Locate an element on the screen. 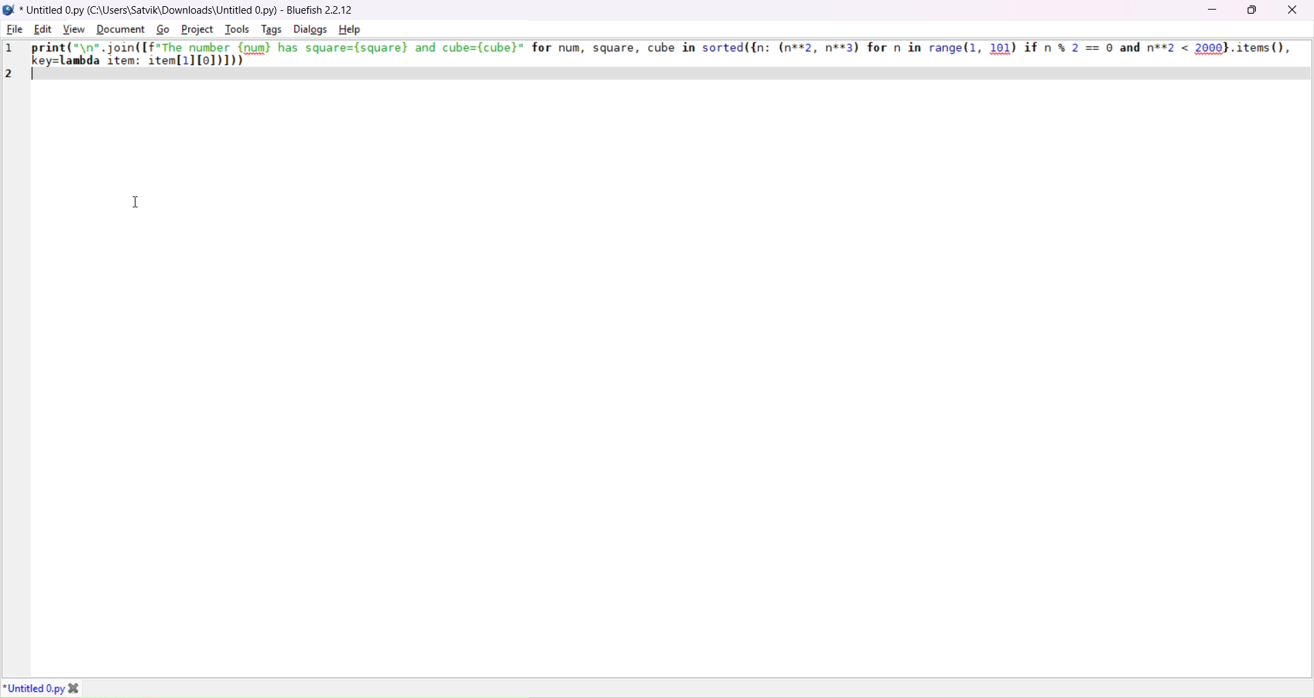 This screenshot has height=698, width=1314. tools is located at coordinates (235, 29).